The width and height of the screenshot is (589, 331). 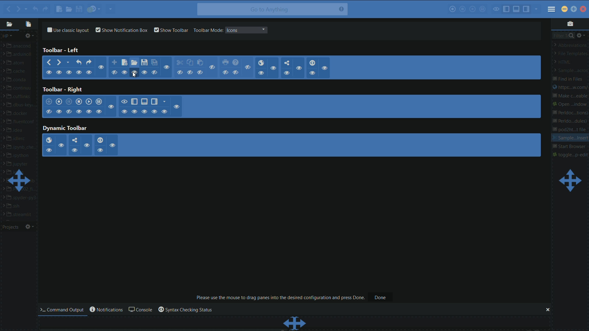 I want to click on new file, so click(x=59, y=9).